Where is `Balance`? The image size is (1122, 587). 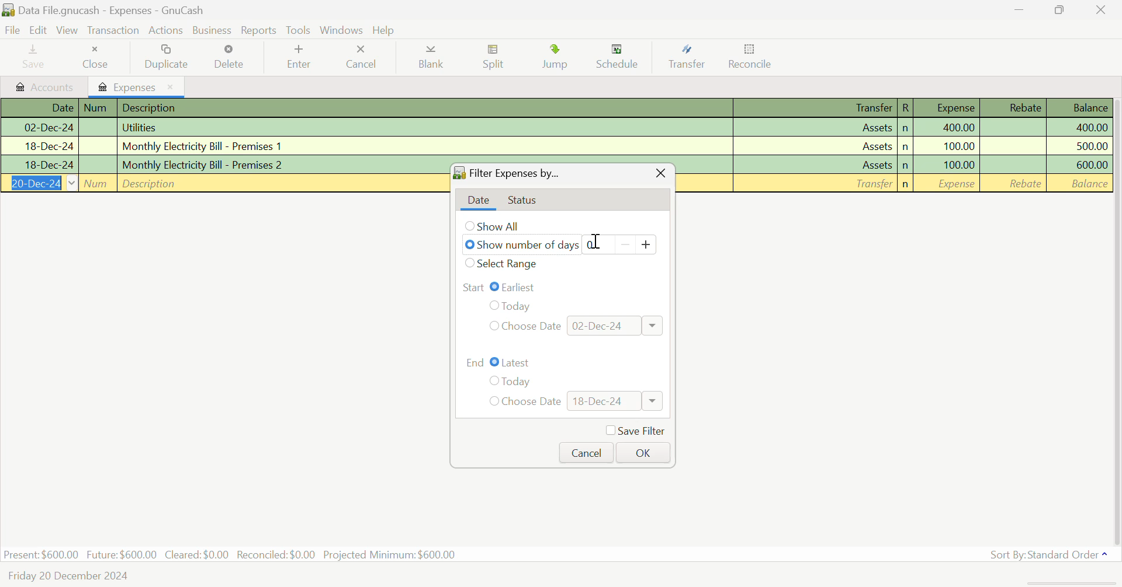 Balance is located at coordinates (1079, 184).